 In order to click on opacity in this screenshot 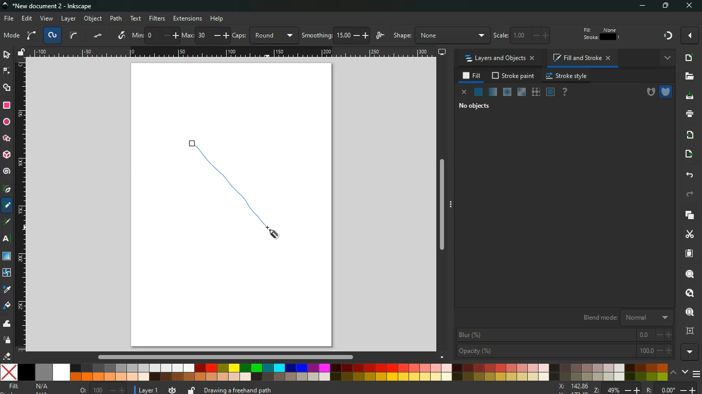, I will do `click(492, 91)`.